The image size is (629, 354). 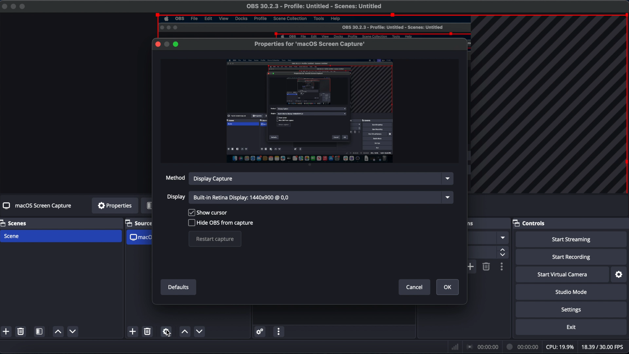 I want to click on cancel button, so click(x=414, y=287).